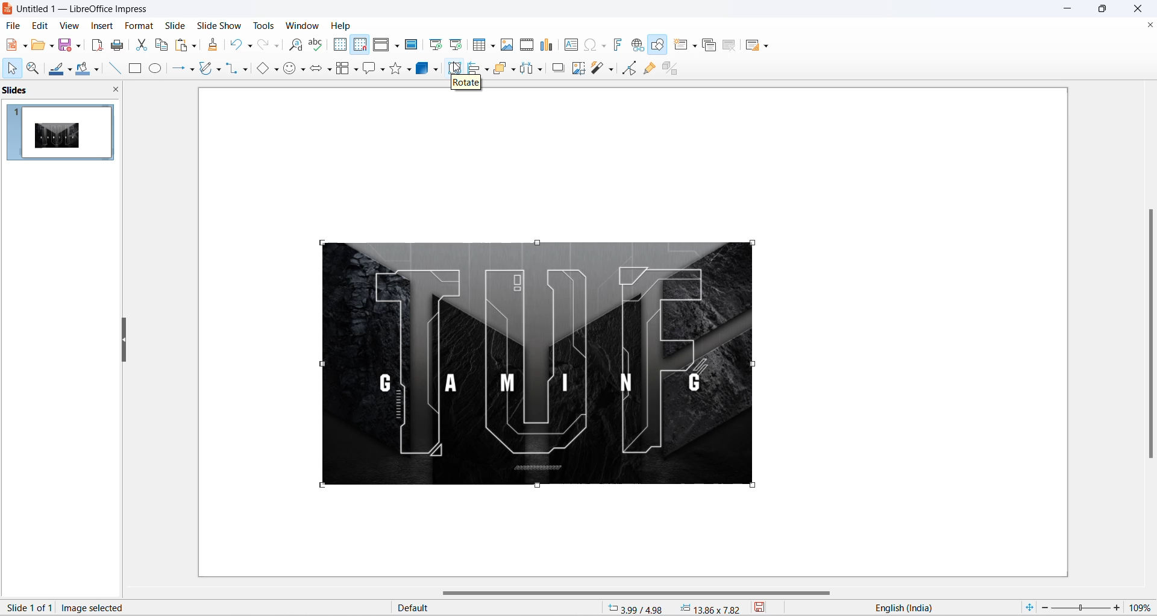 Image resolution: width=1157 pixels, height=616 pixels. I want to click on draw shapes , so click(660, 46).